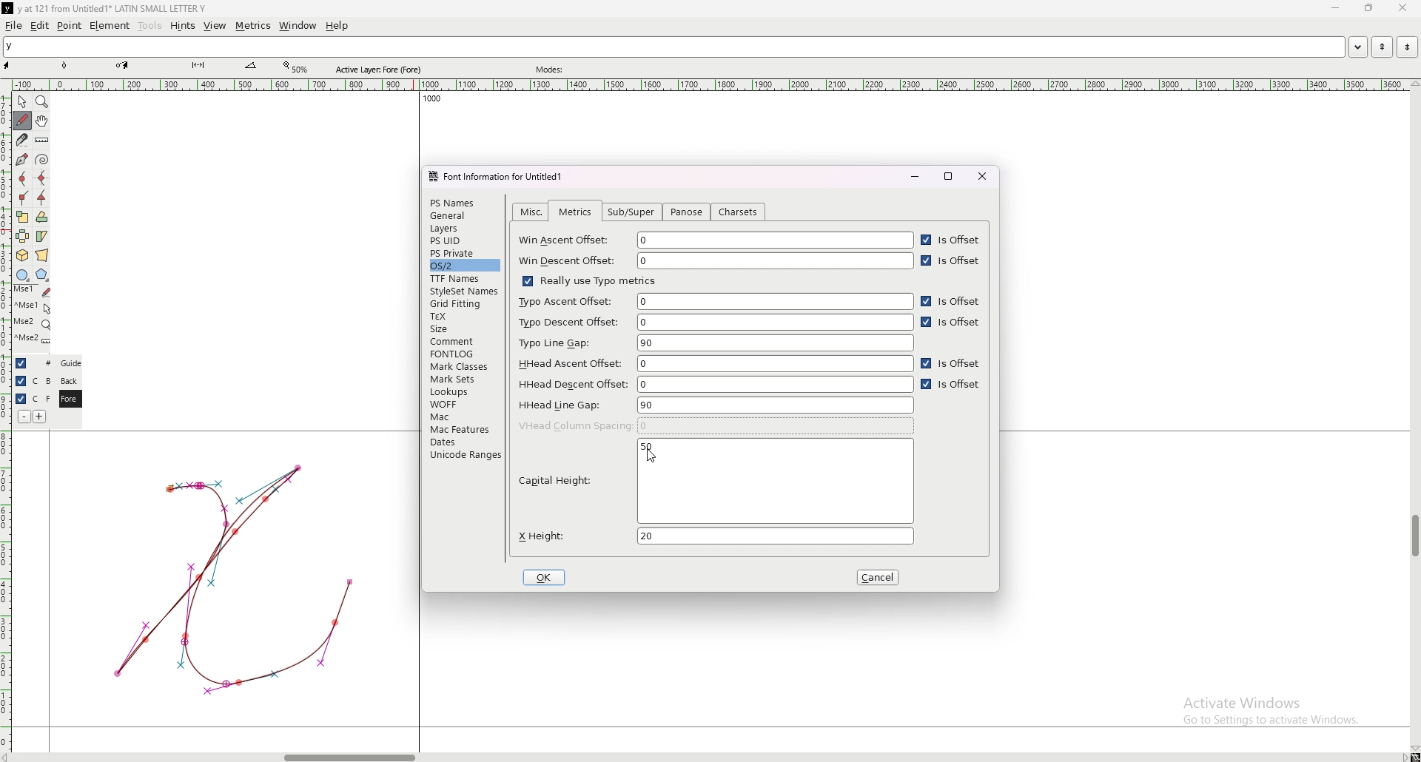 The width and height of the screenshot is (1421, 762). Describe the element at coordinates (21, 363) in the screenshot. I see `hide layer` at that location.